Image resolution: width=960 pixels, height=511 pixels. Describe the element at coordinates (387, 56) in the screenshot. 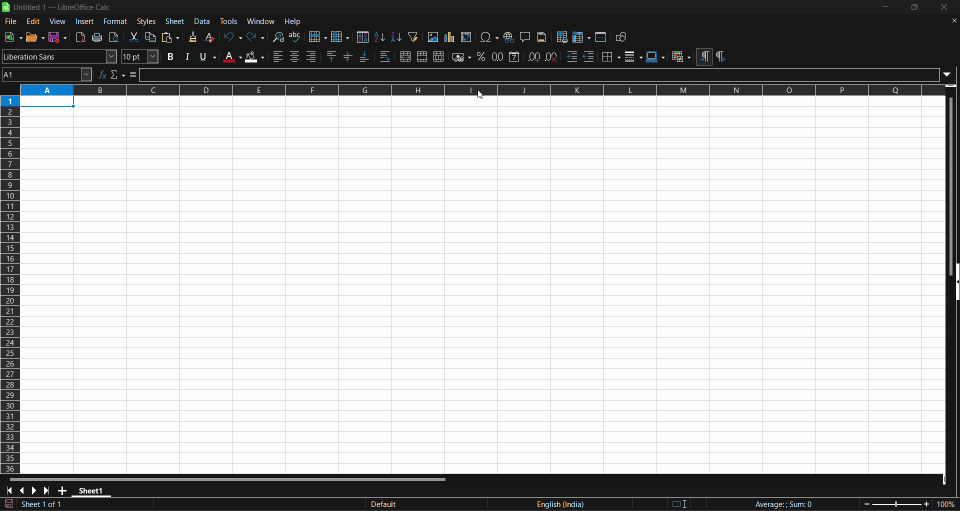

I see `wrap text` at that location.